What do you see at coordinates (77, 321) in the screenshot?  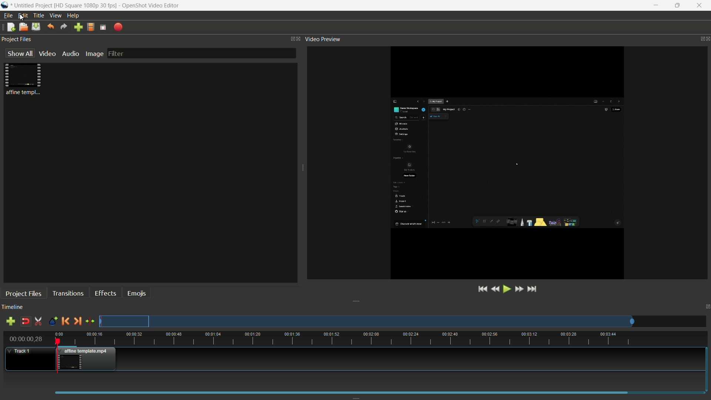 I see `next marker` at bounding box center [77, 321].